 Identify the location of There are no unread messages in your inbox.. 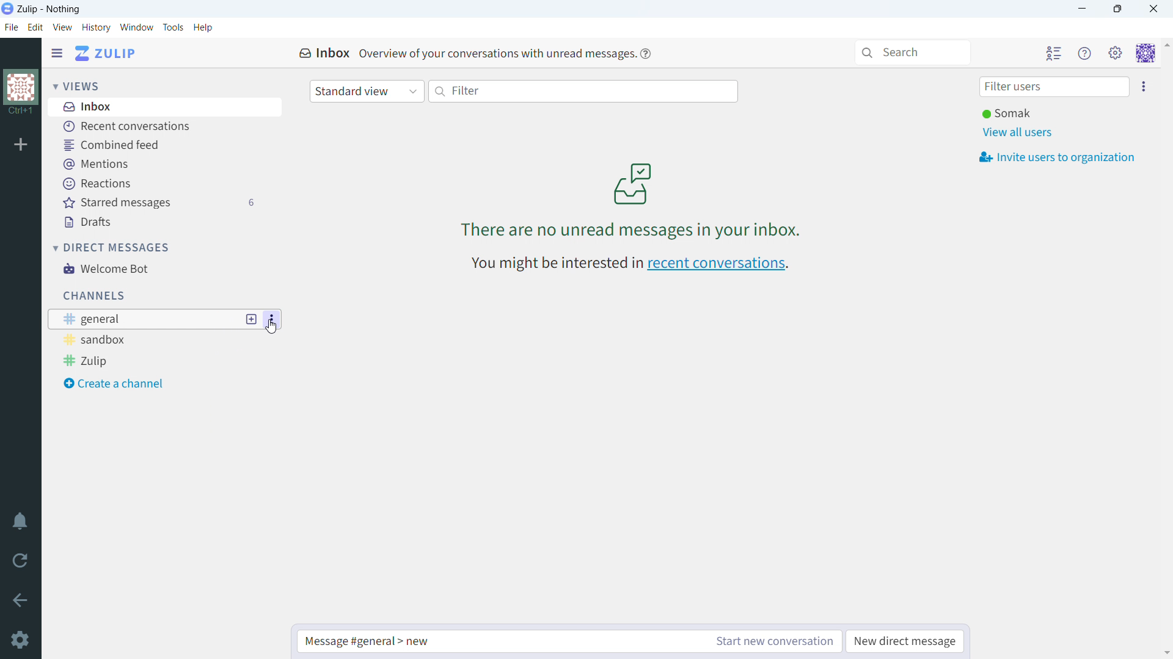
(630, 229).